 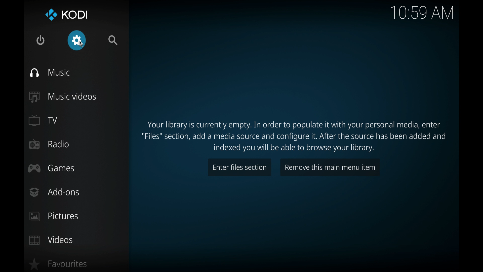 I want to click on cursor, so click(x=82, y=44).